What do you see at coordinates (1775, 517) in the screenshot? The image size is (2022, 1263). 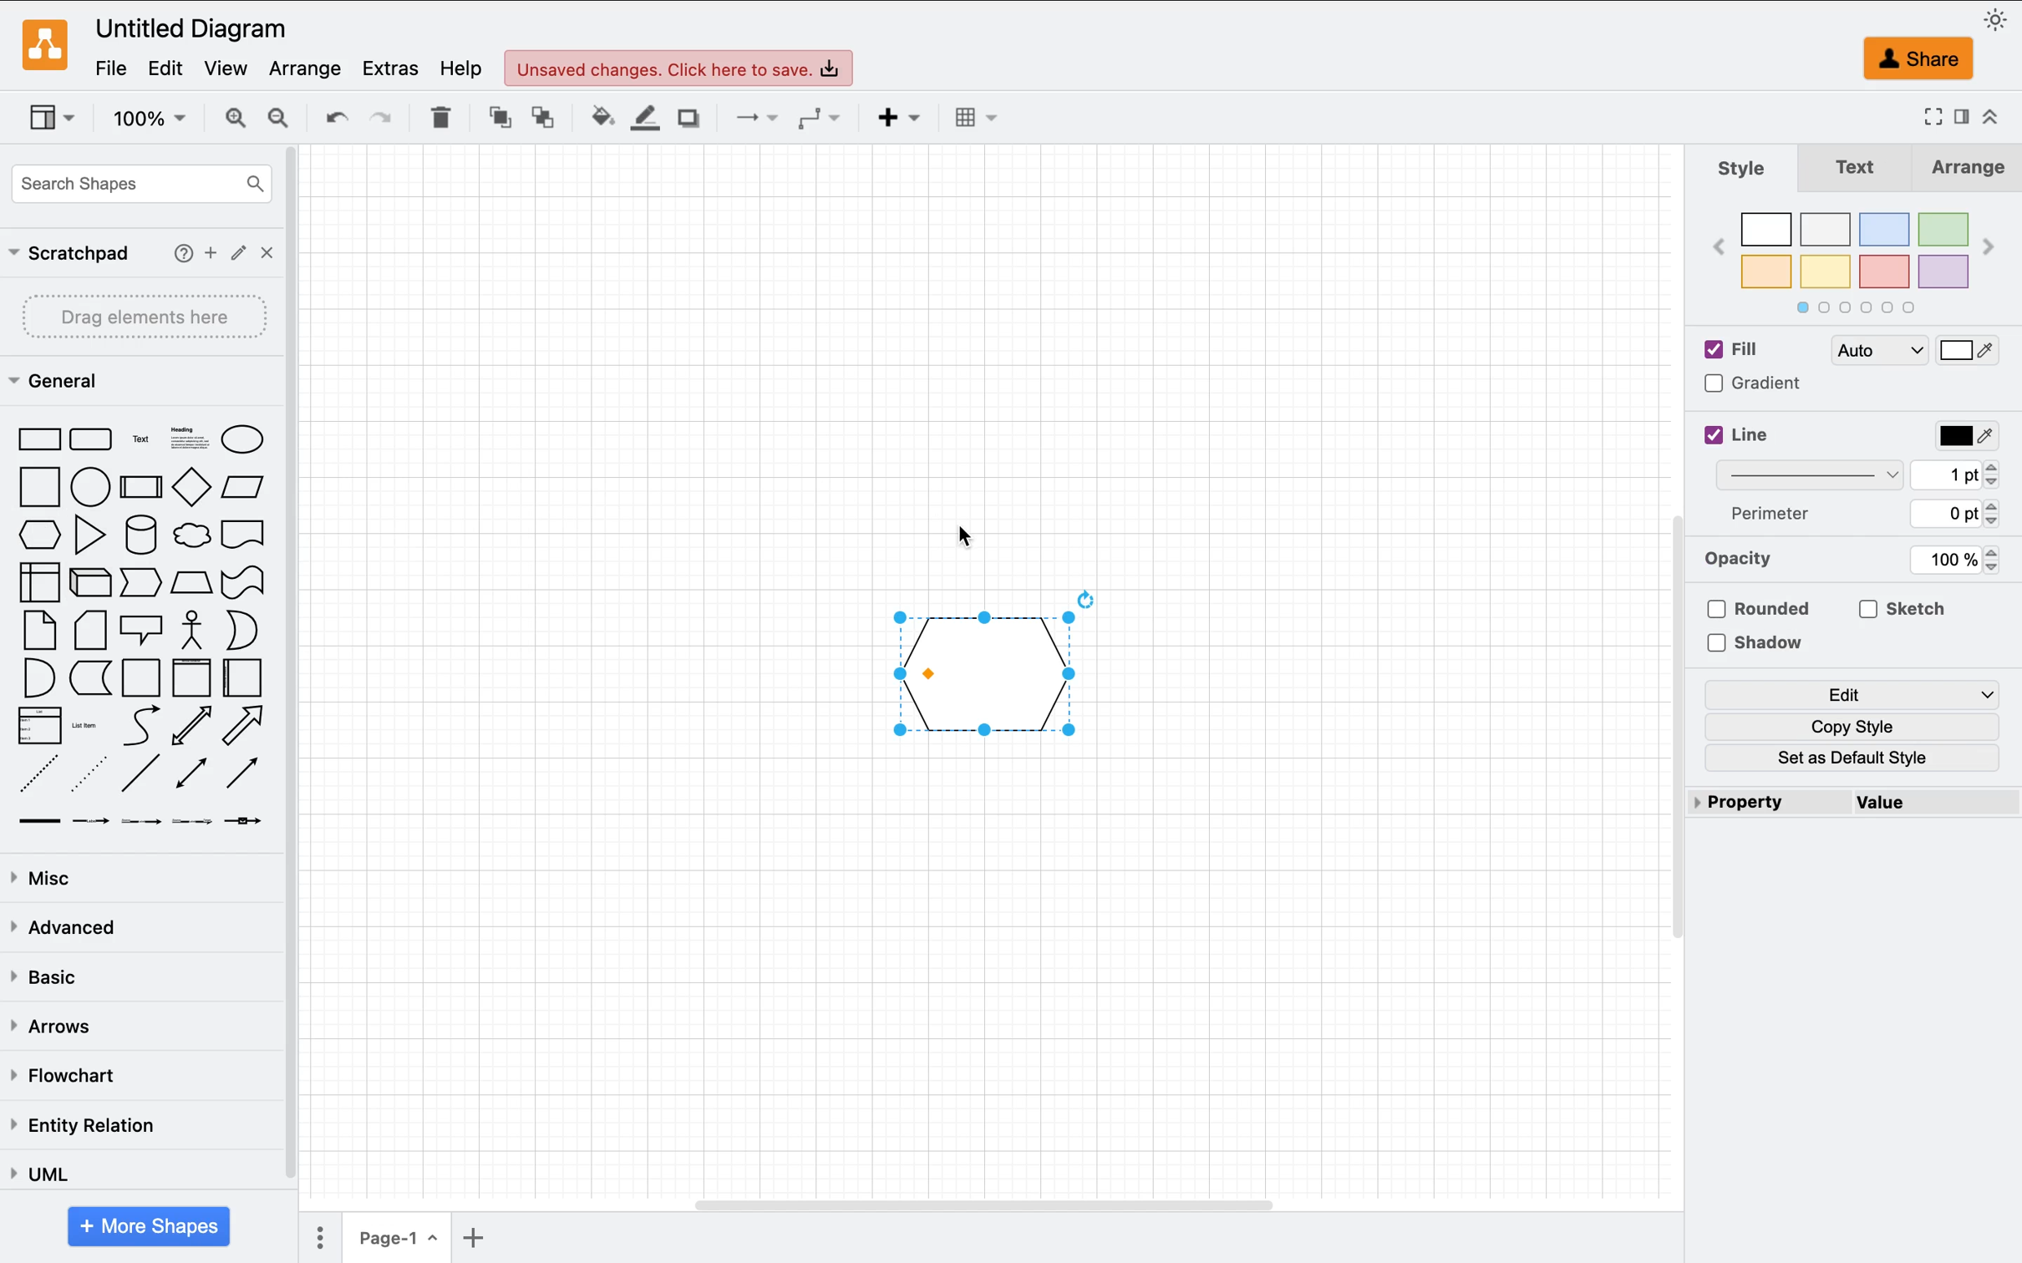 I see `Perimeter` at bounding box center [1775, 517].